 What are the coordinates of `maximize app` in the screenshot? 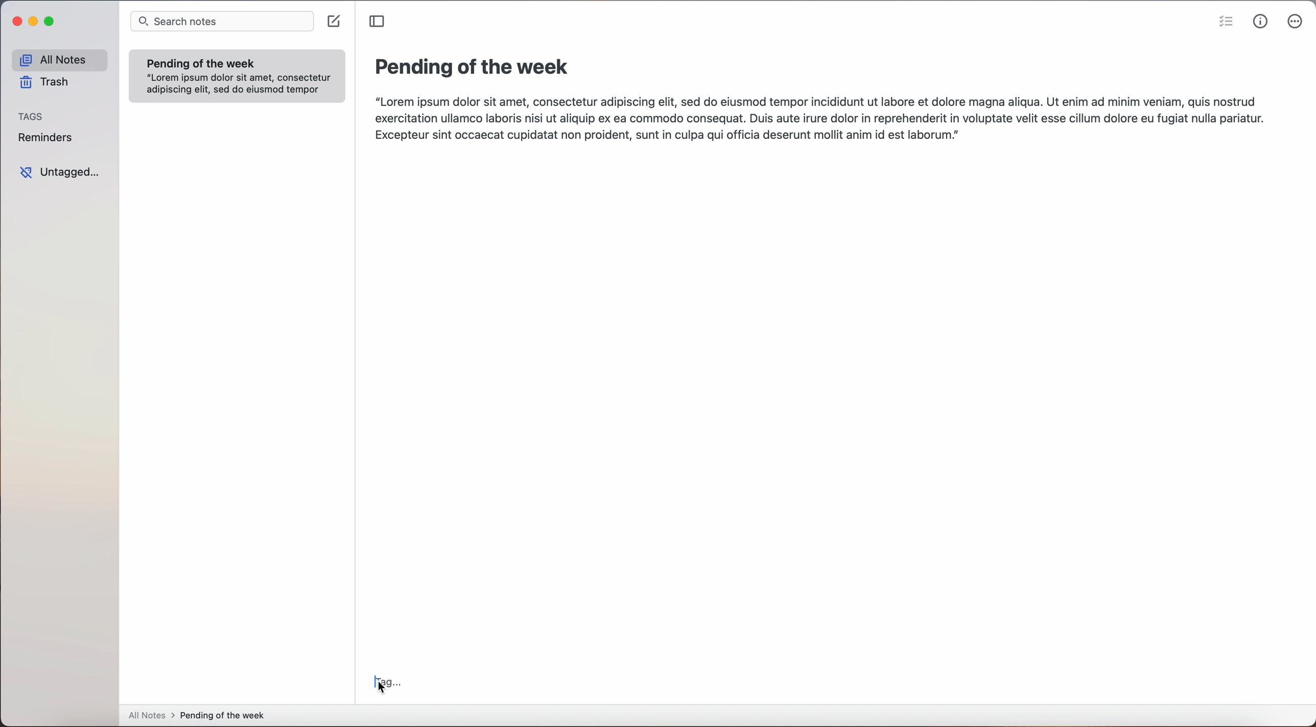 It's located at (51, 21).